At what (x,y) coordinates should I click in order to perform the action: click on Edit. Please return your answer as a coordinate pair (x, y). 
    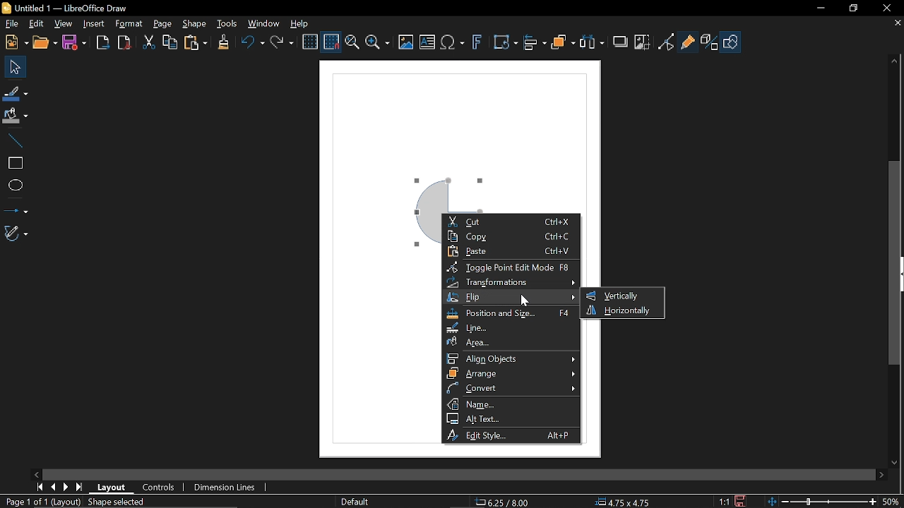
    Looking at the image, I should click on (34, 25).